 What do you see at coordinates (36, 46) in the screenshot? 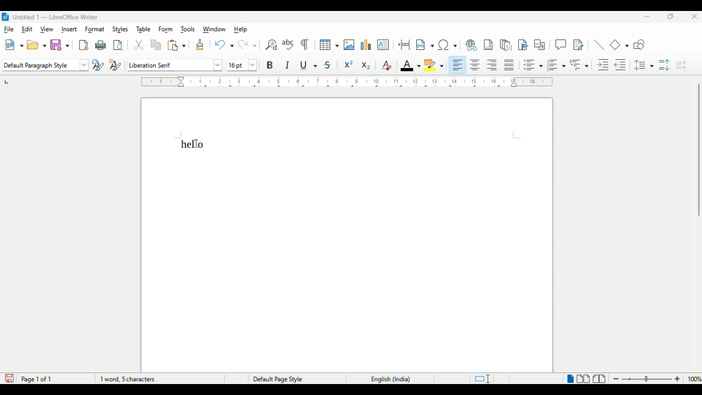
I see `open` at bounding box center [36, 46].